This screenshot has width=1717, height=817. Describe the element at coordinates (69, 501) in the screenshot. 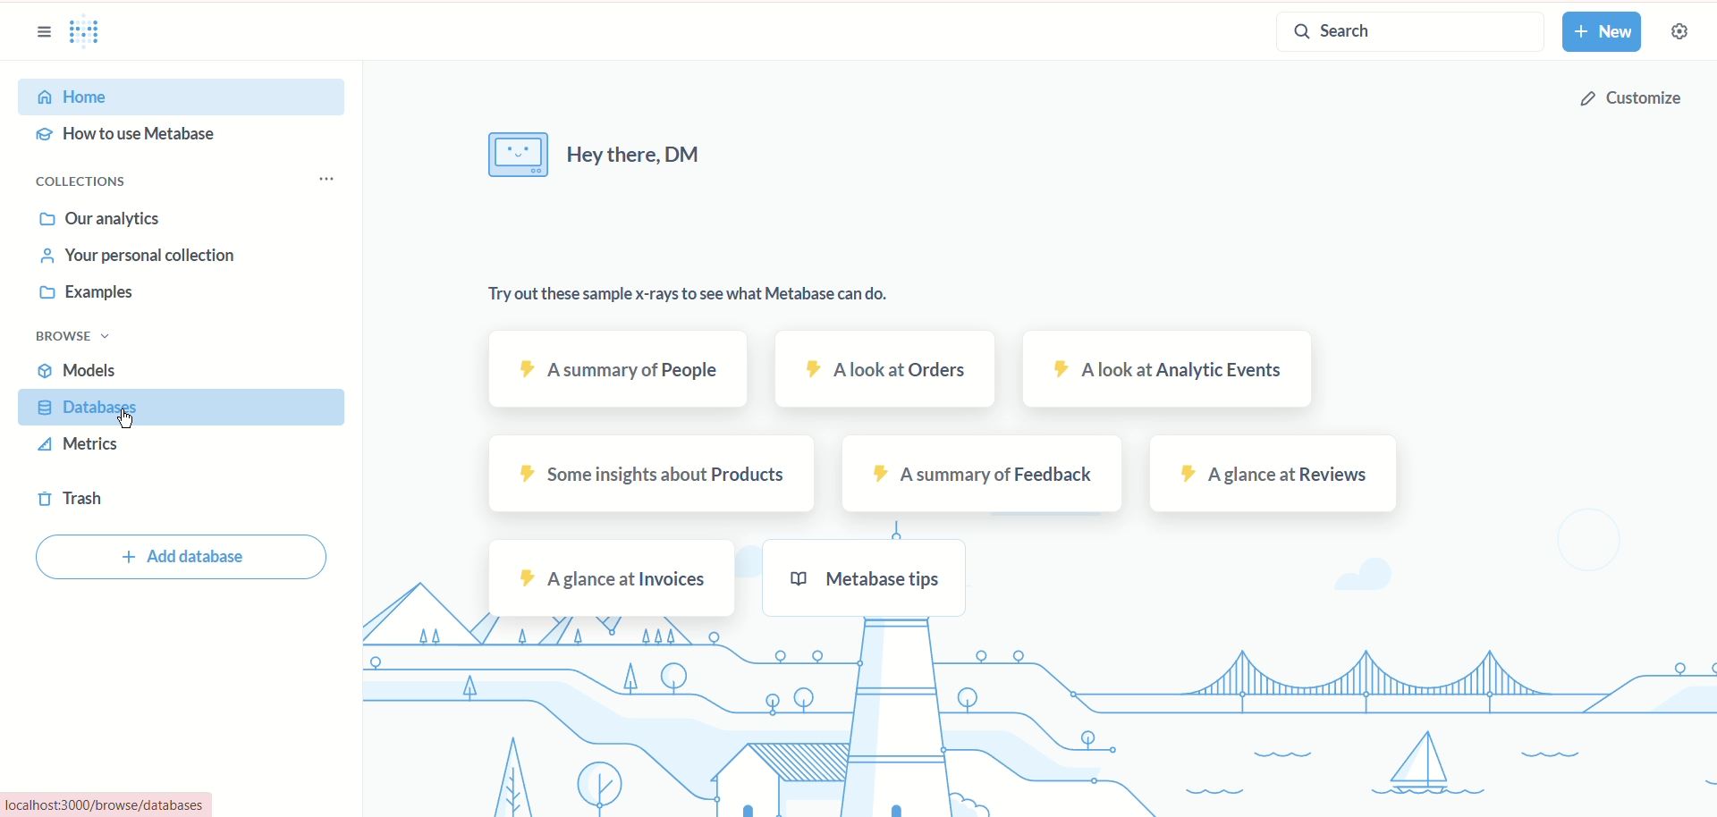

I see `trash` at that location.